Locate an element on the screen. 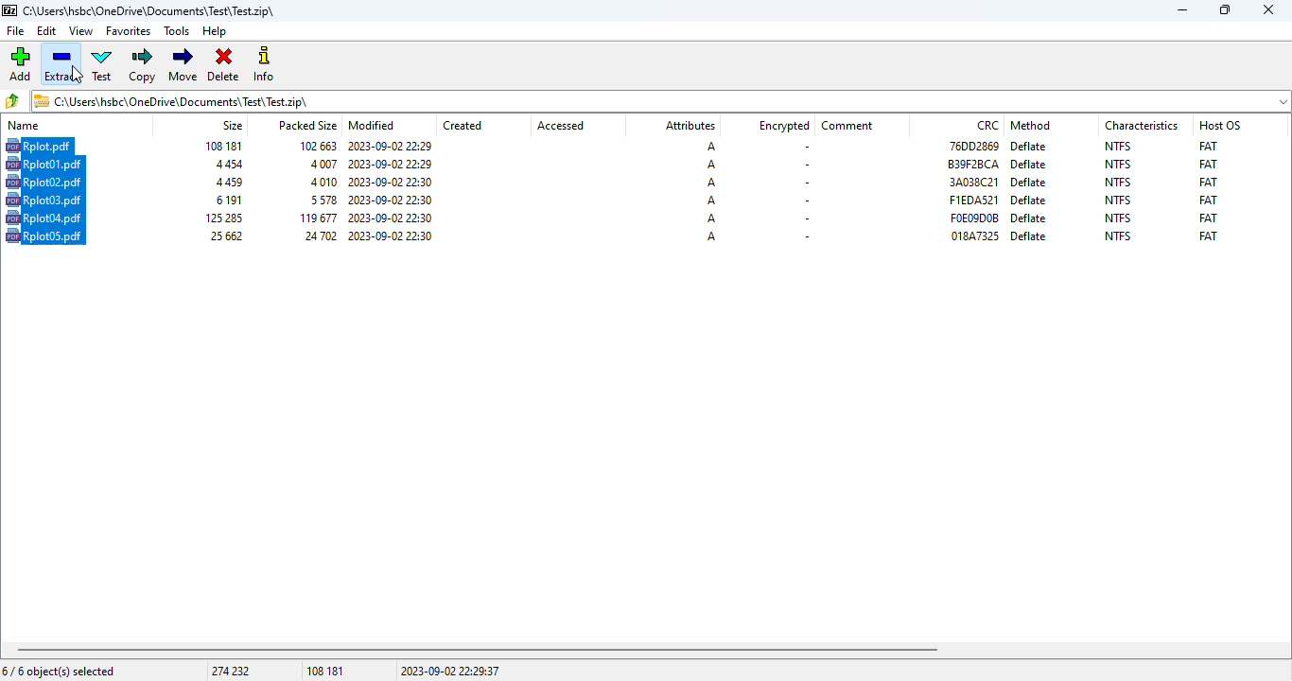 Image resolution: width=1292 pixels, height=681 pixels. deflate is located at coordinates (1029, 182).